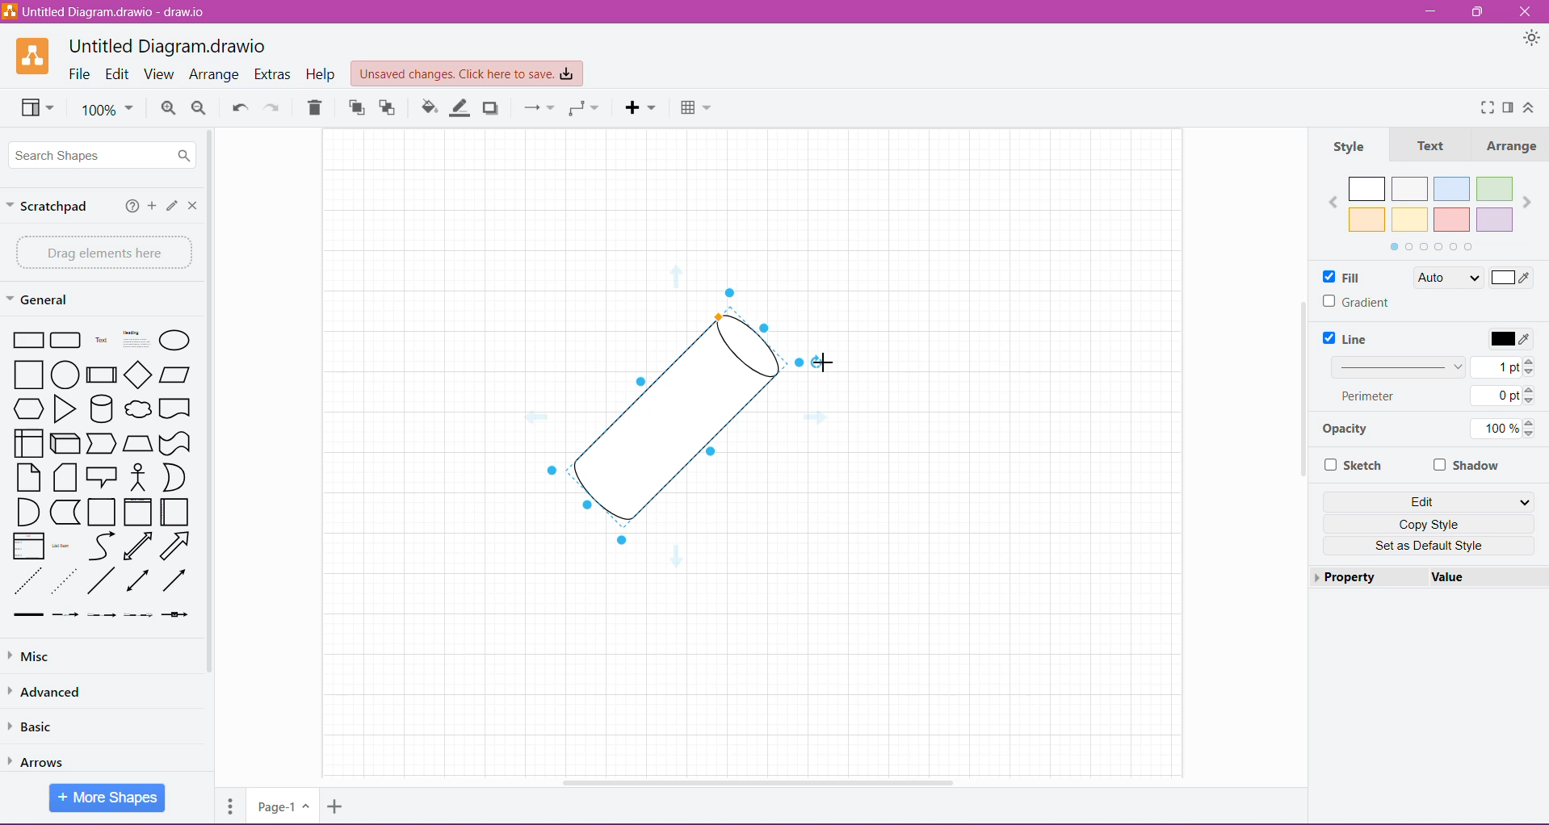 Image resolution: width=1549 pixels, height=825 pixels. What do you see at coordinates (464, 72) in the screenshot?
I see `Unsaved Changes. Click here to save` at bounding box center [464, 72].